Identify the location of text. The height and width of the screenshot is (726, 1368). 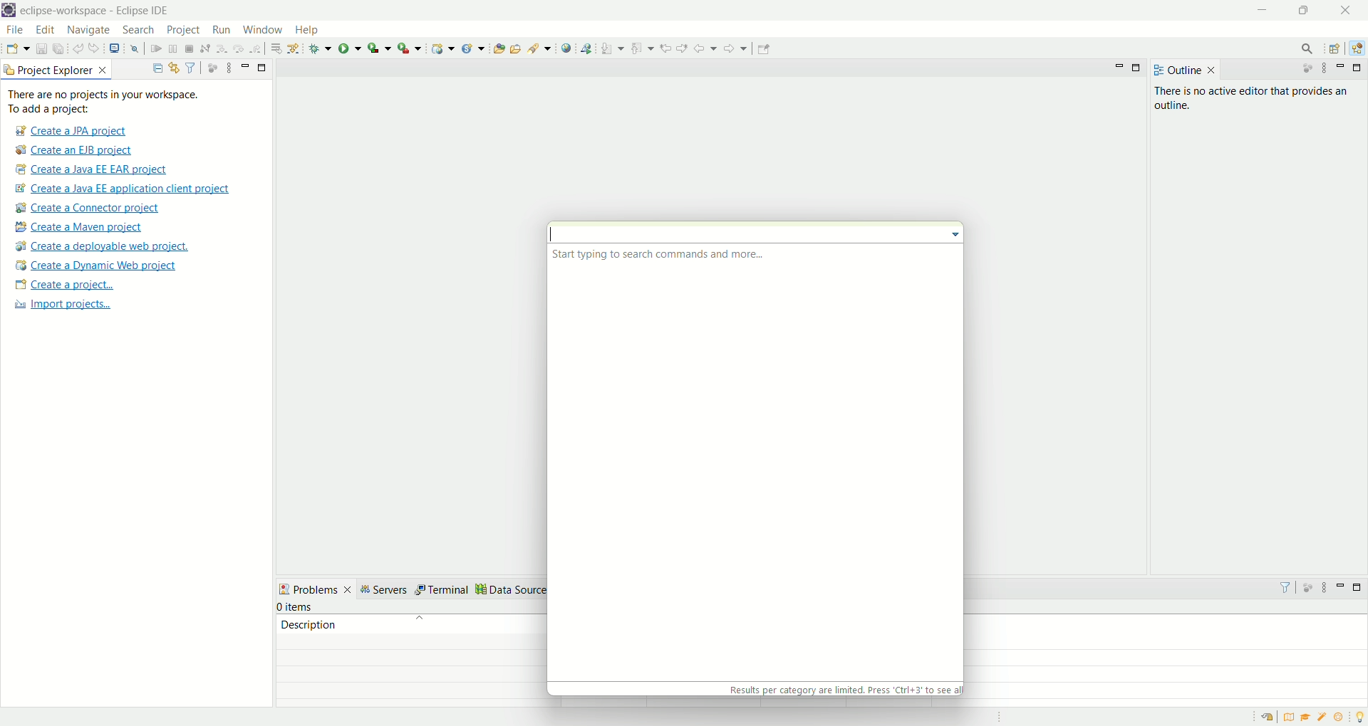
(843, 689).